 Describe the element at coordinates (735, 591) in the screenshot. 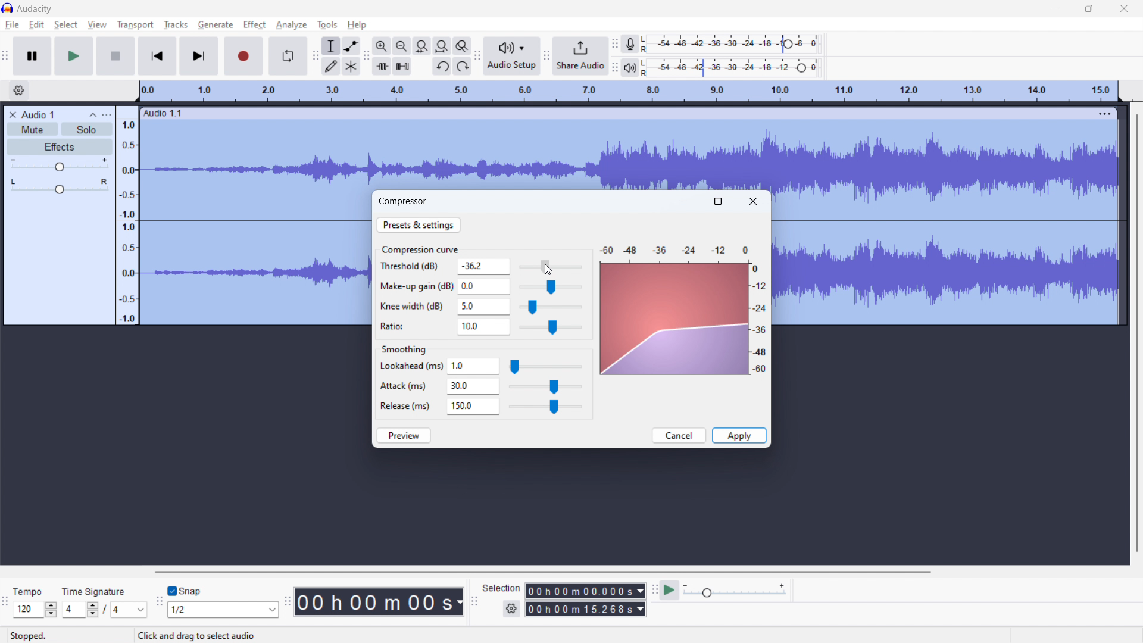

I see `playback speed` at that location.